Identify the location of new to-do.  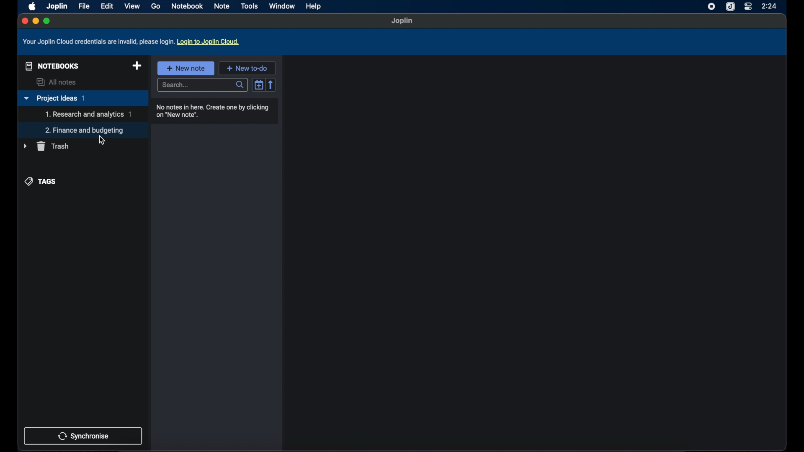
(247, 68).